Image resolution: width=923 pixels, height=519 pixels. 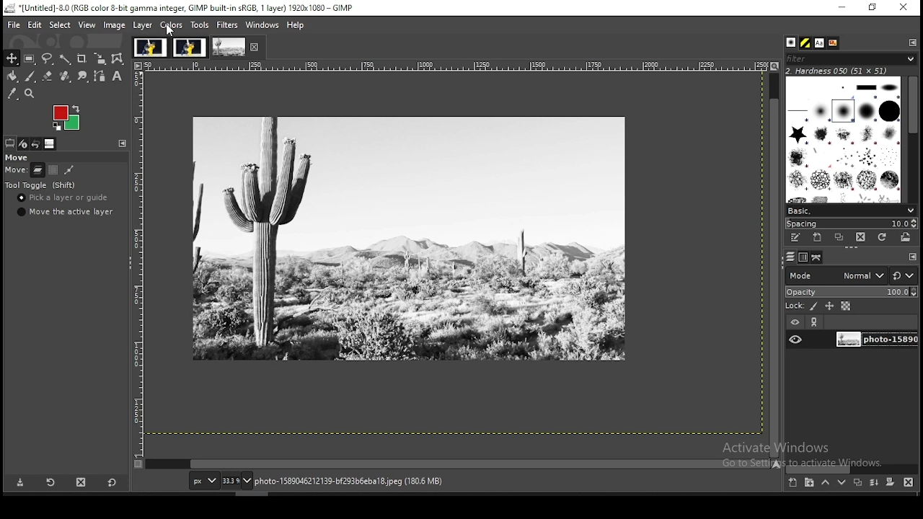 I want to click on paint brush tool, so click(x=31, y=76).